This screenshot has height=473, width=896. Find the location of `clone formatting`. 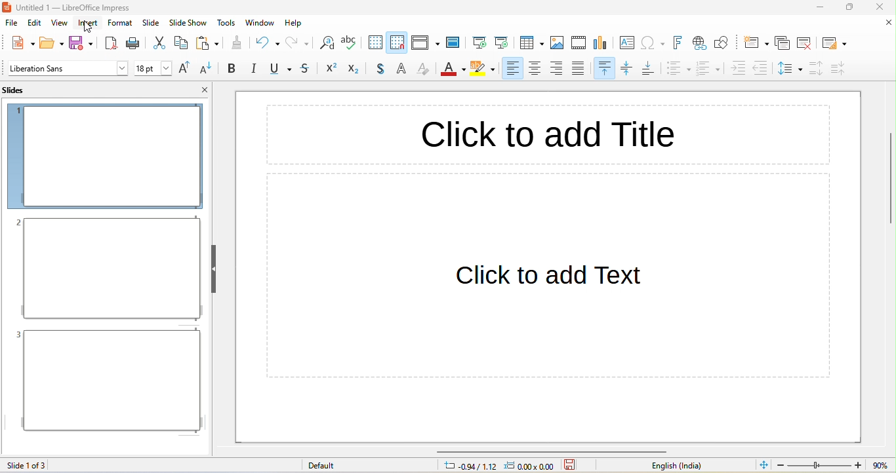

clone formatting is located at coordinates (237, 43).